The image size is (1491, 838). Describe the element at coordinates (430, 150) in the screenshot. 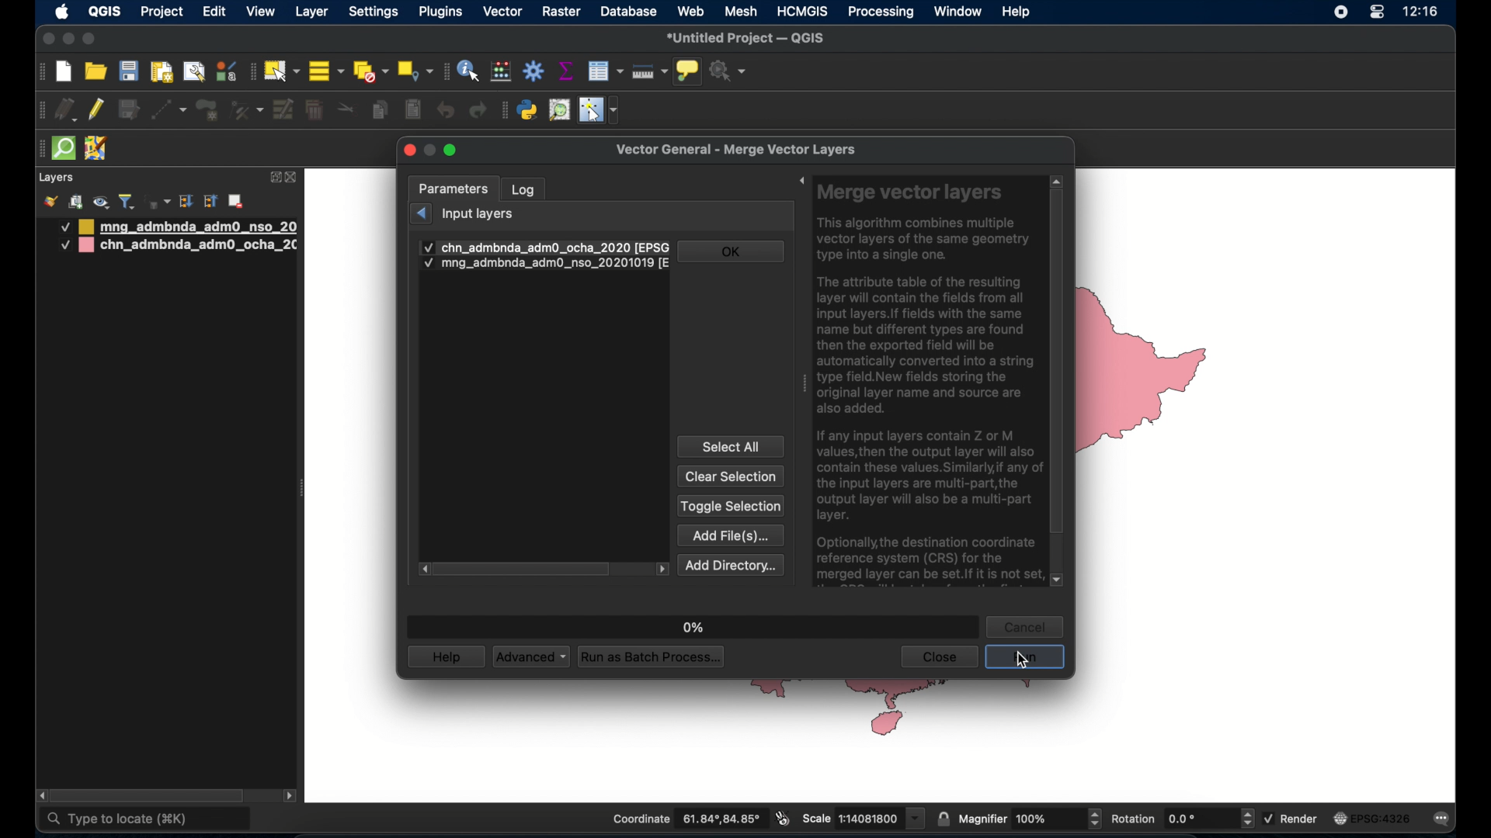

I see `minimize` at that location.